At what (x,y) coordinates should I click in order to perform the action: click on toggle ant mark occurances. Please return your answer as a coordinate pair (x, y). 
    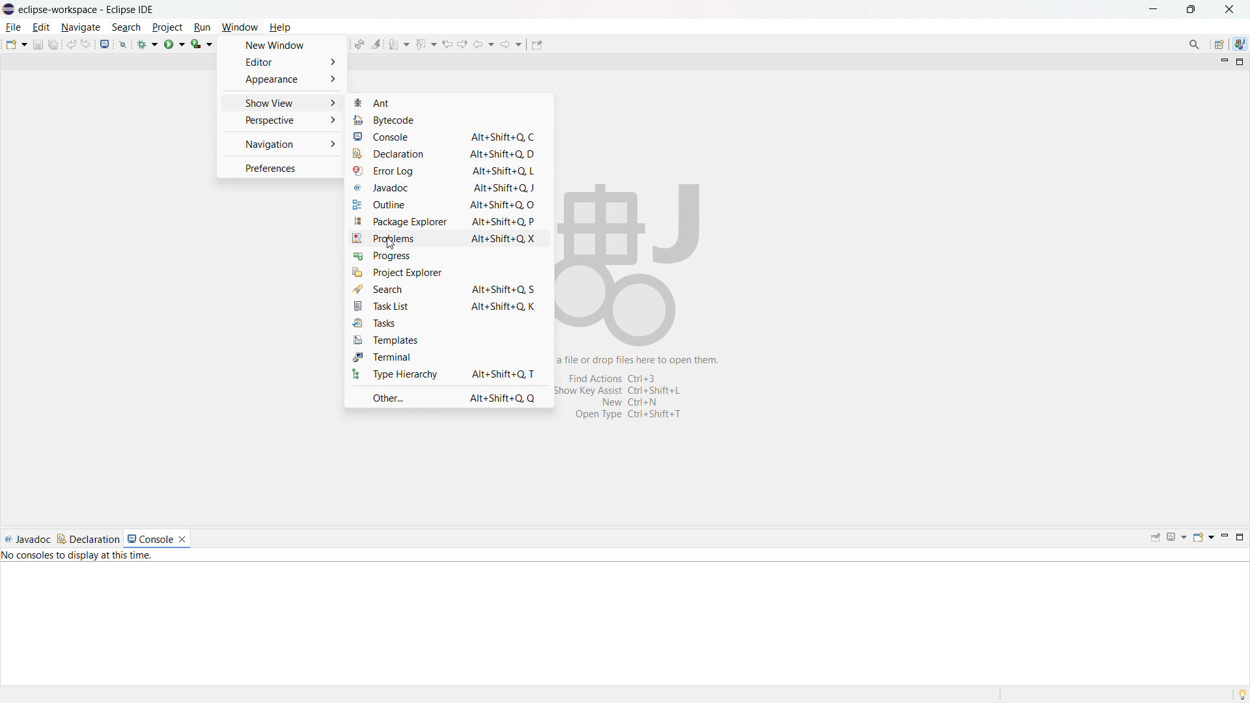
    Looking at the image, I should click on (377, 43).